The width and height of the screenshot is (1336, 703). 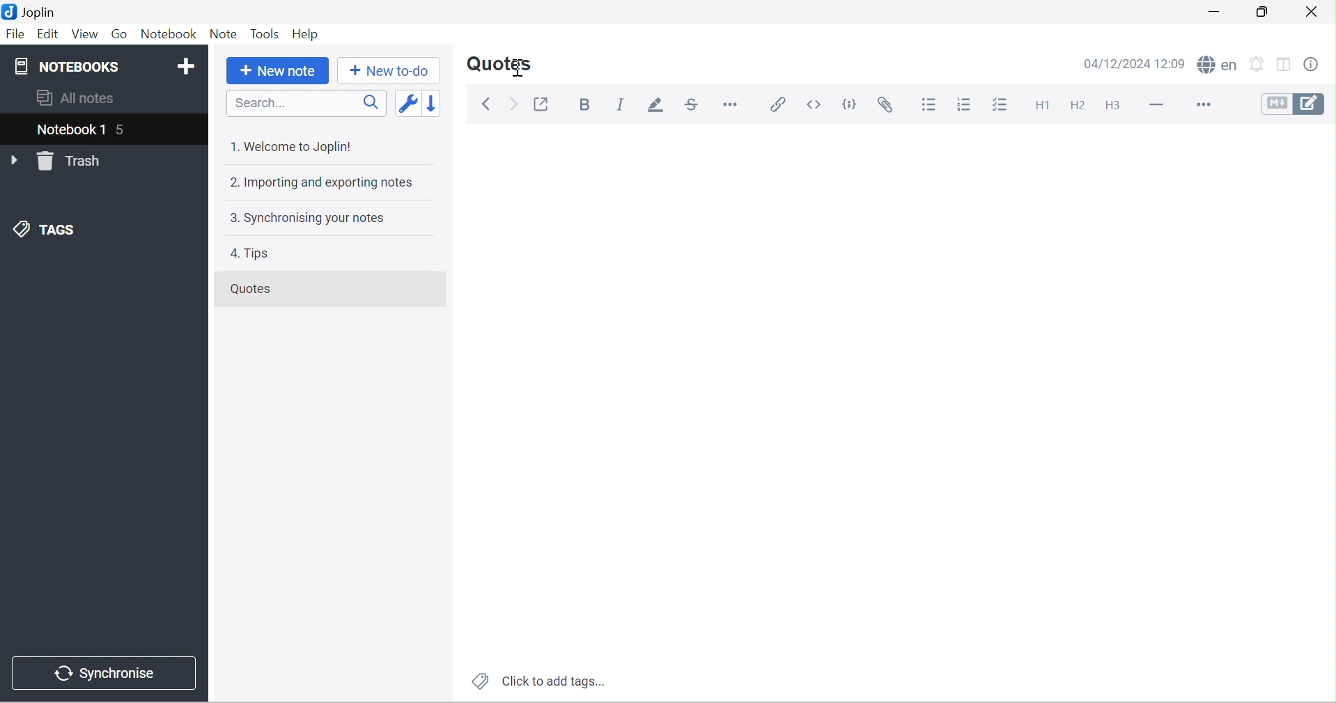 I want to click on Heading 2, so click(x=1081, y=105).